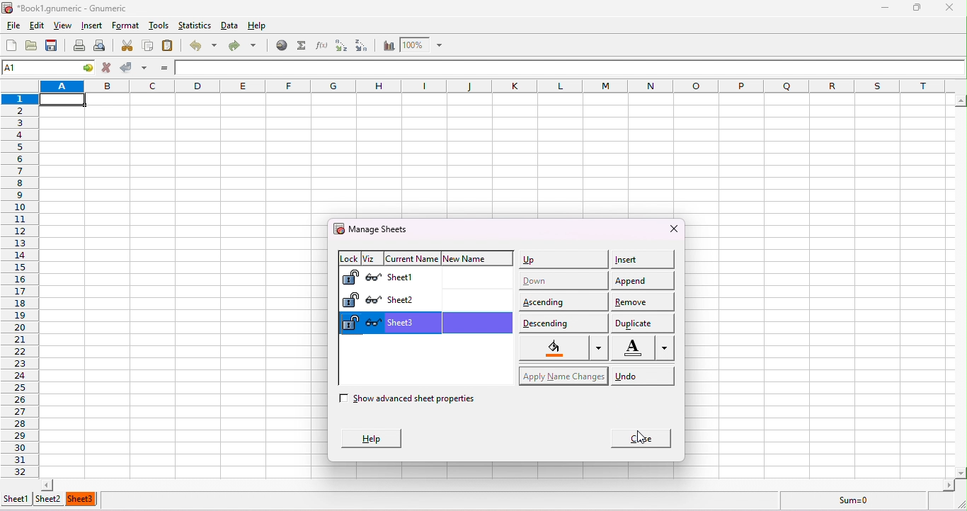 The width and height of the screenshot is (967, 511). Describe the element at coordinates (135, 67) in the screenshot. I see `accept change` at that location.